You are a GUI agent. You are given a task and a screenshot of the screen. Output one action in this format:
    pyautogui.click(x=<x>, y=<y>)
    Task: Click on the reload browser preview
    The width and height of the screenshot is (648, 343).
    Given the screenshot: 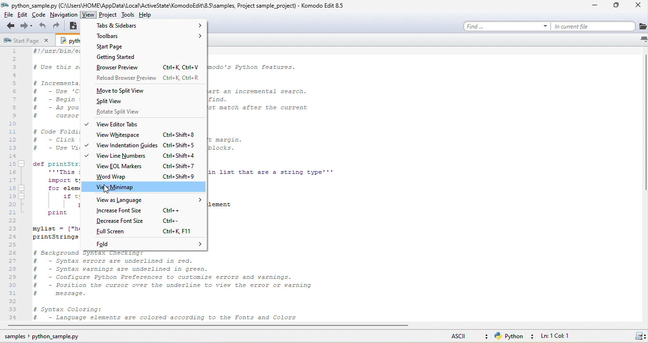 What is the action you would take?
    pyautogui.click(x=147, y=79)
    